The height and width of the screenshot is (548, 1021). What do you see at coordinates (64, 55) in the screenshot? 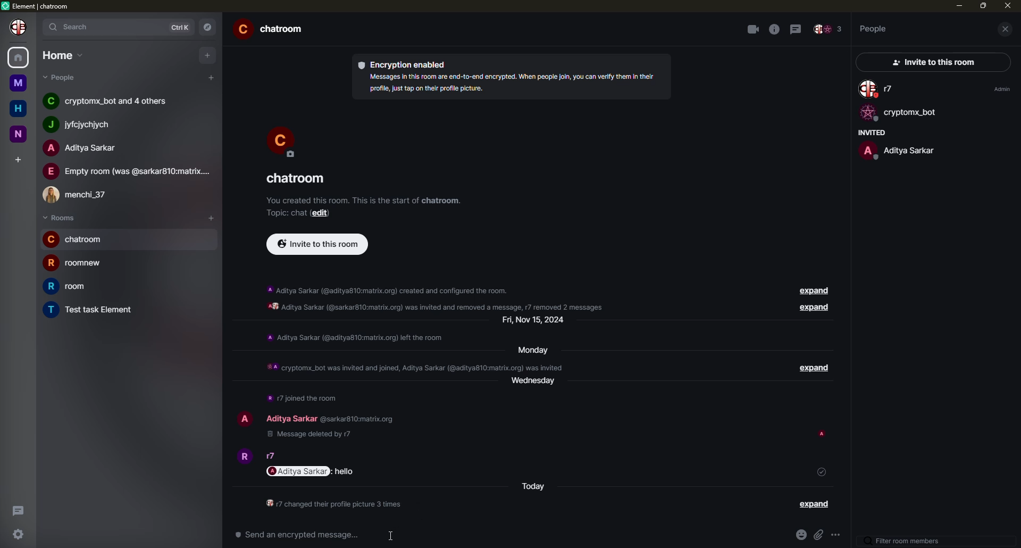
I see `home` at bounding box center [64, 55].